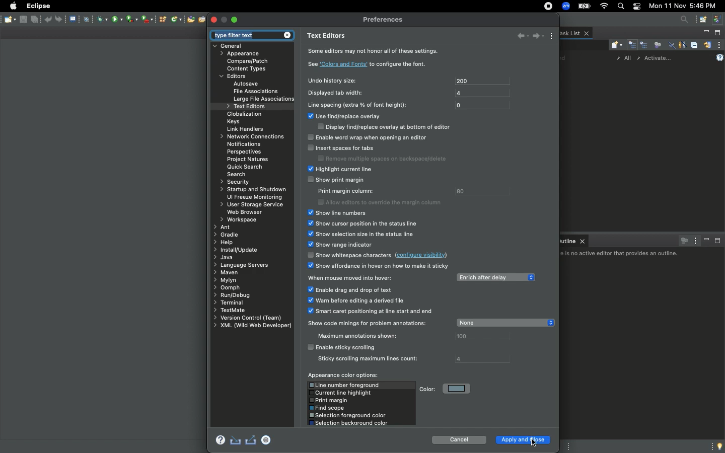 This screenshot has width=725, height=453. What do you see at coordinates (720, 56) in the screenshot?
I see `Help` at bounding box center [720, 56].